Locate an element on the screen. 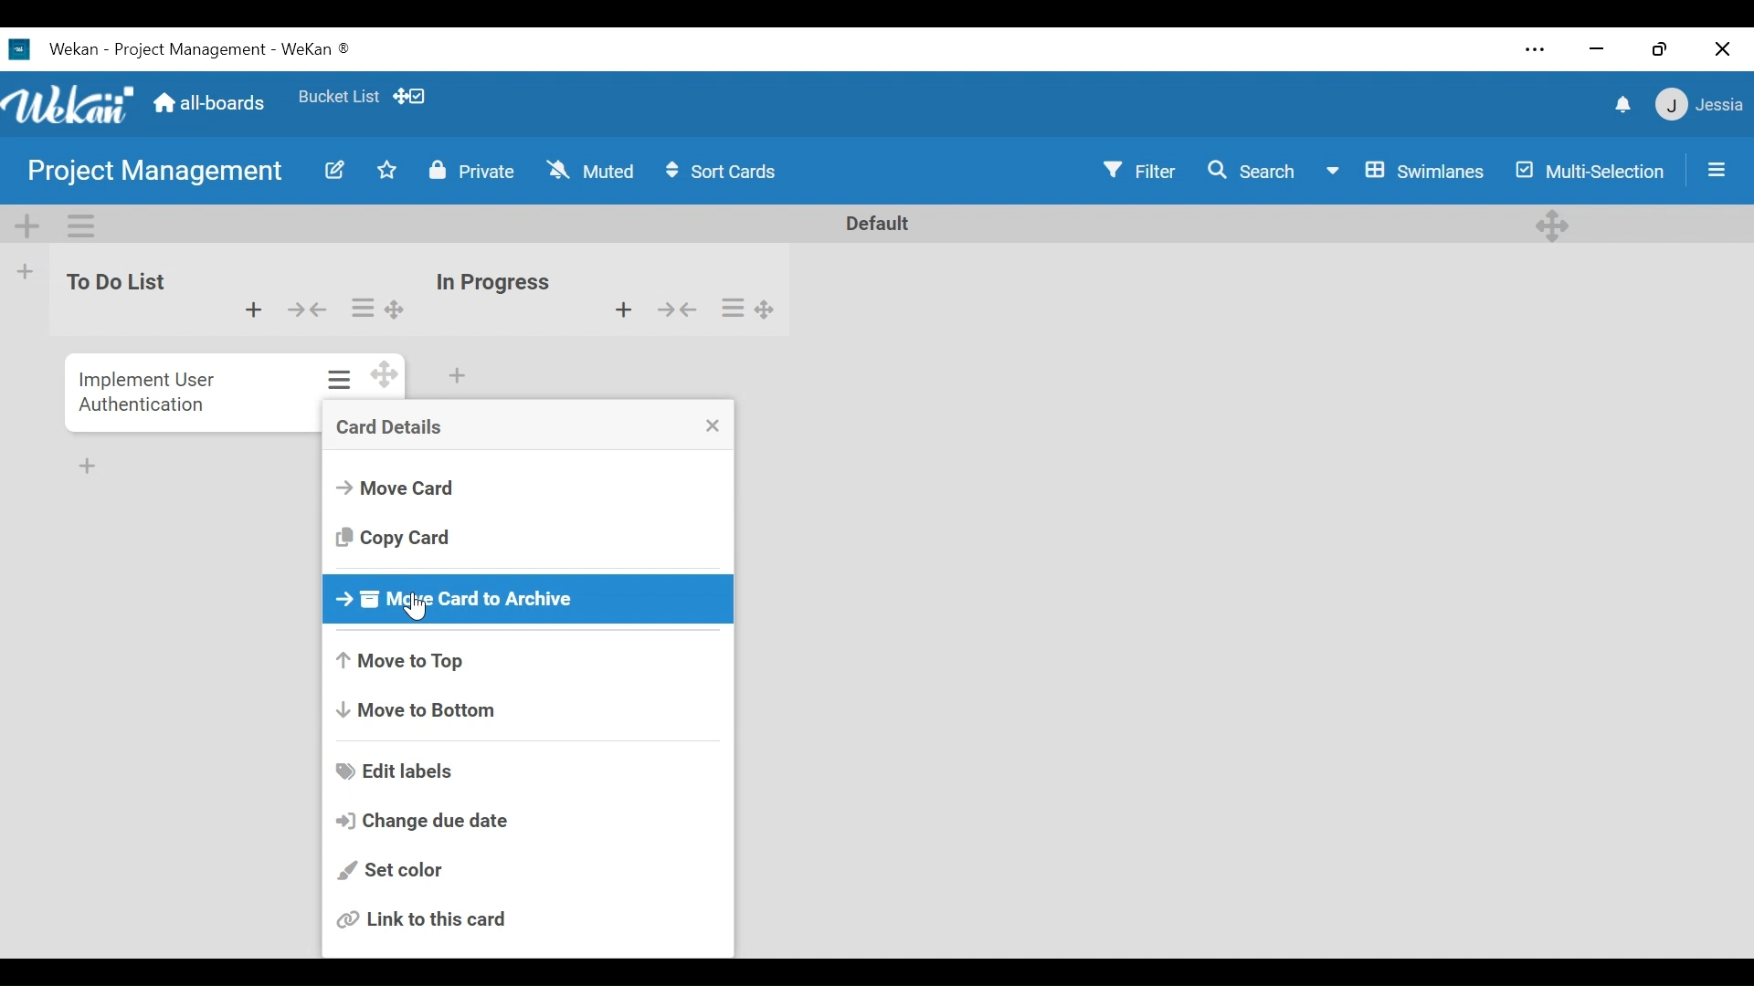  Swimlane actions is located at coordinates (81, 226).